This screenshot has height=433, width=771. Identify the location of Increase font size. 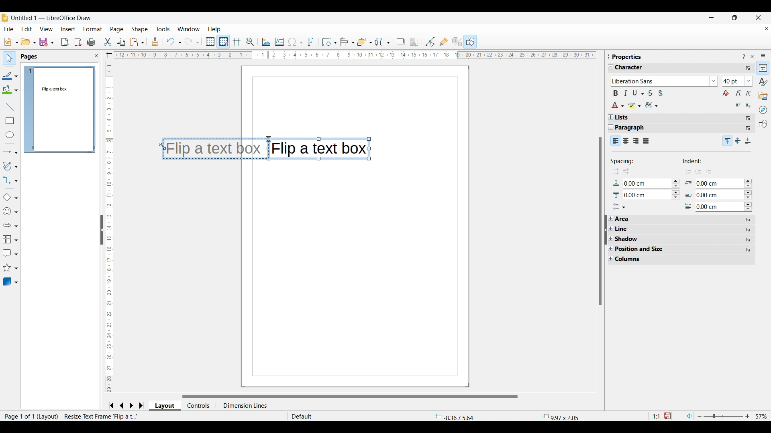
(739, 93).